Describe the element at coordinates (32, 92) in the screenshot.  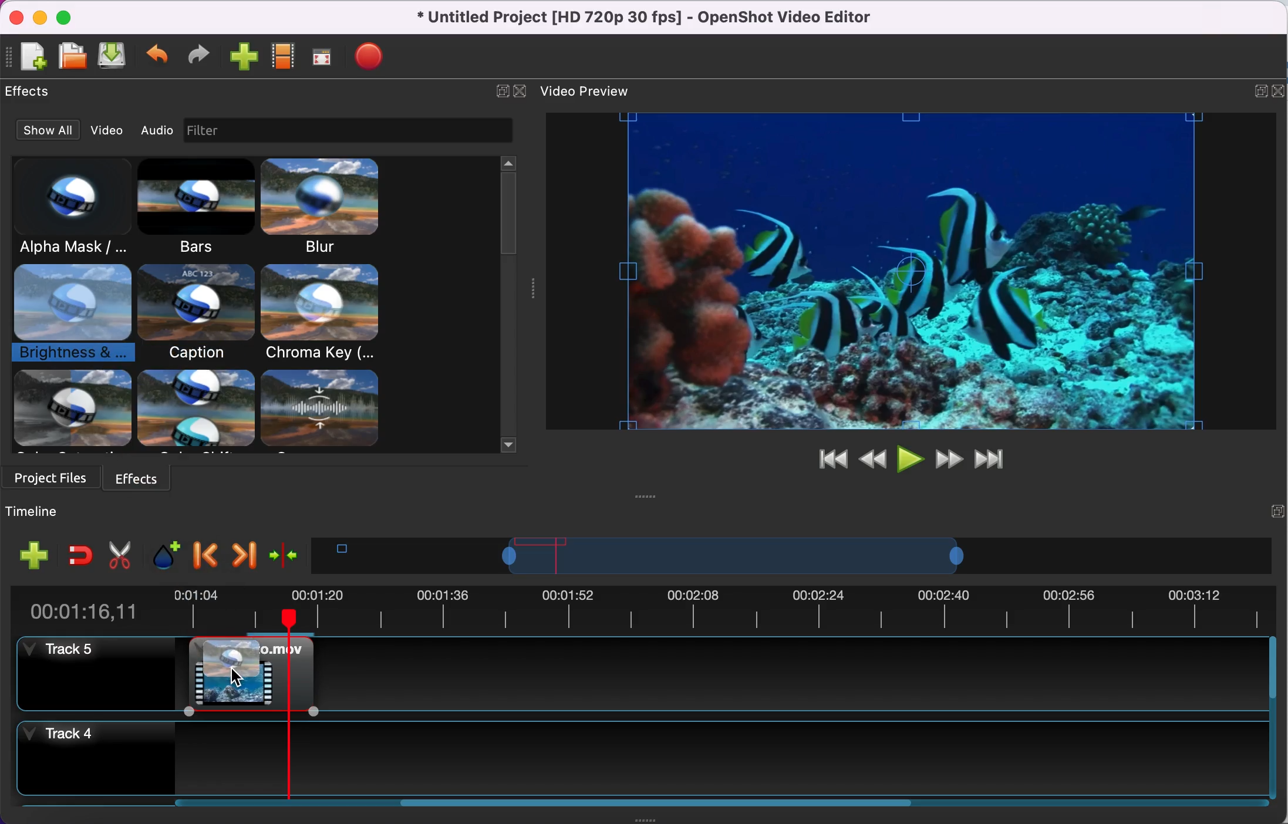
I see `effecs` at that location.